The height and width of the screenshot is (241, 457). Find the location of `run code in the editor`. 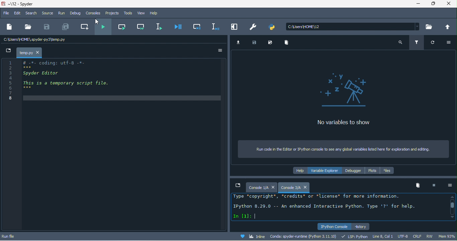

run code in the editor is located at coordinates (344, 150).